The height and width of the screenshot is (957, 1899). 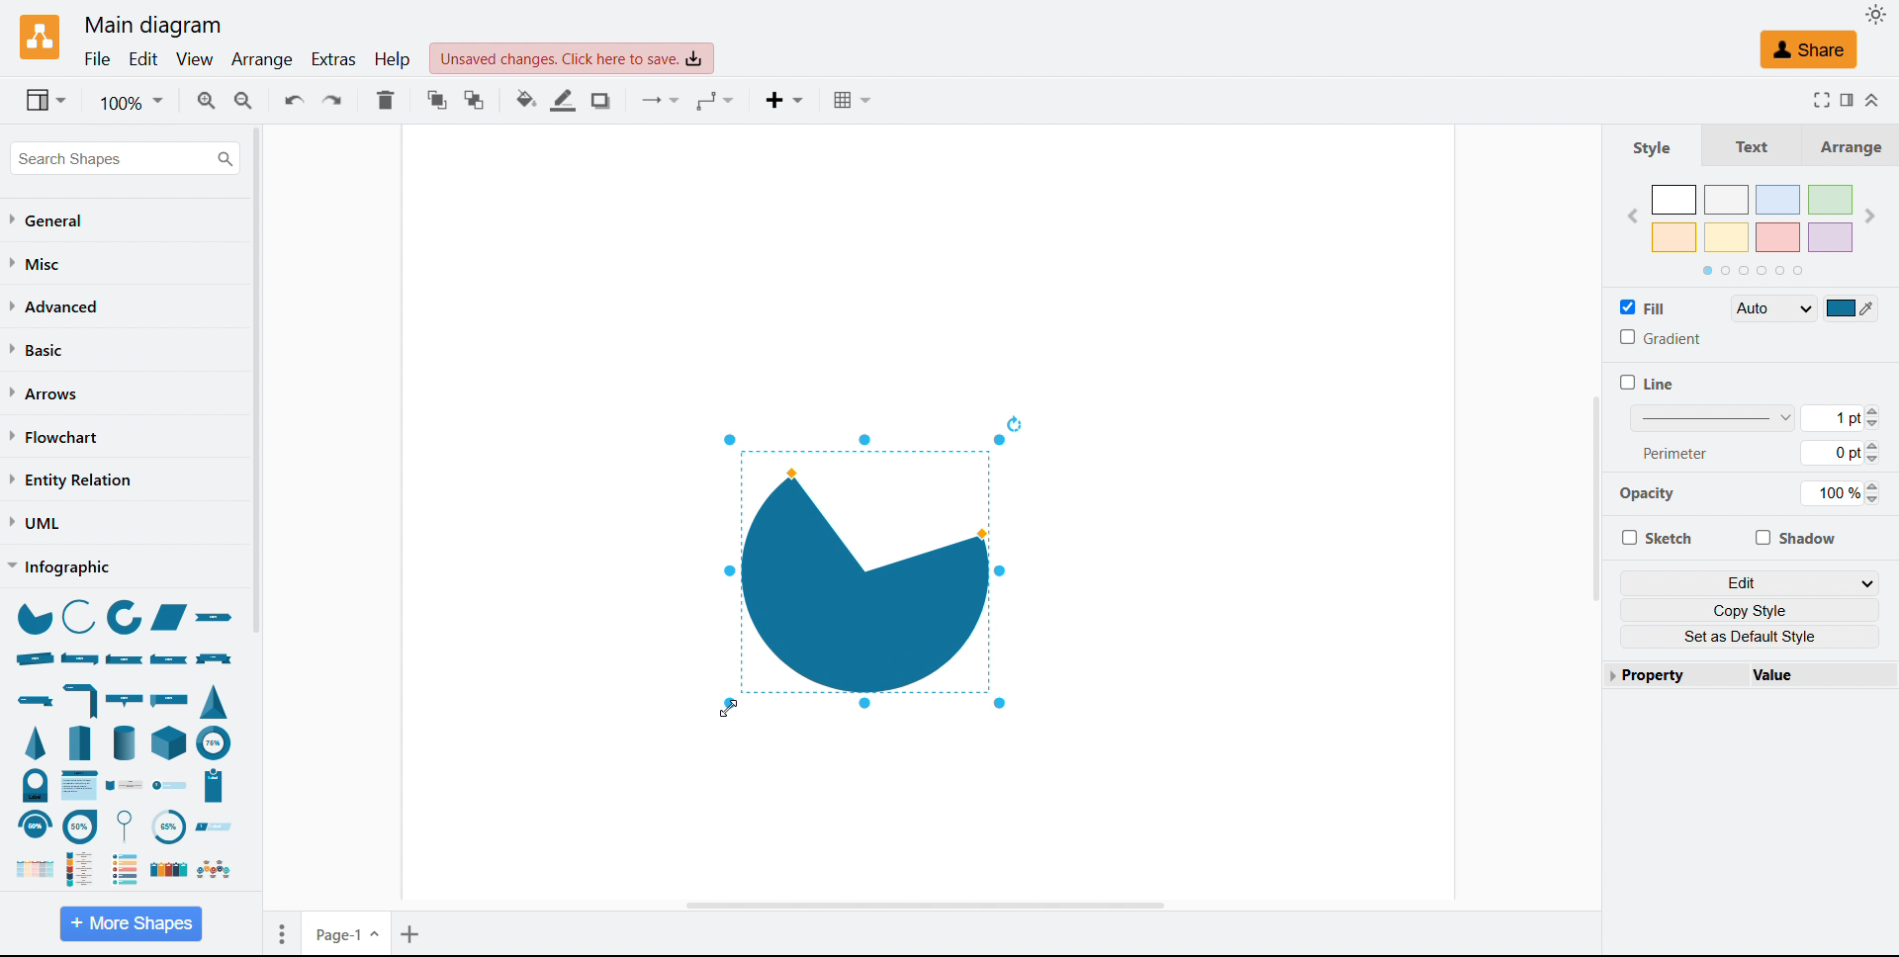 I want to click on roadmap vertical, so click(x=126, y=787).